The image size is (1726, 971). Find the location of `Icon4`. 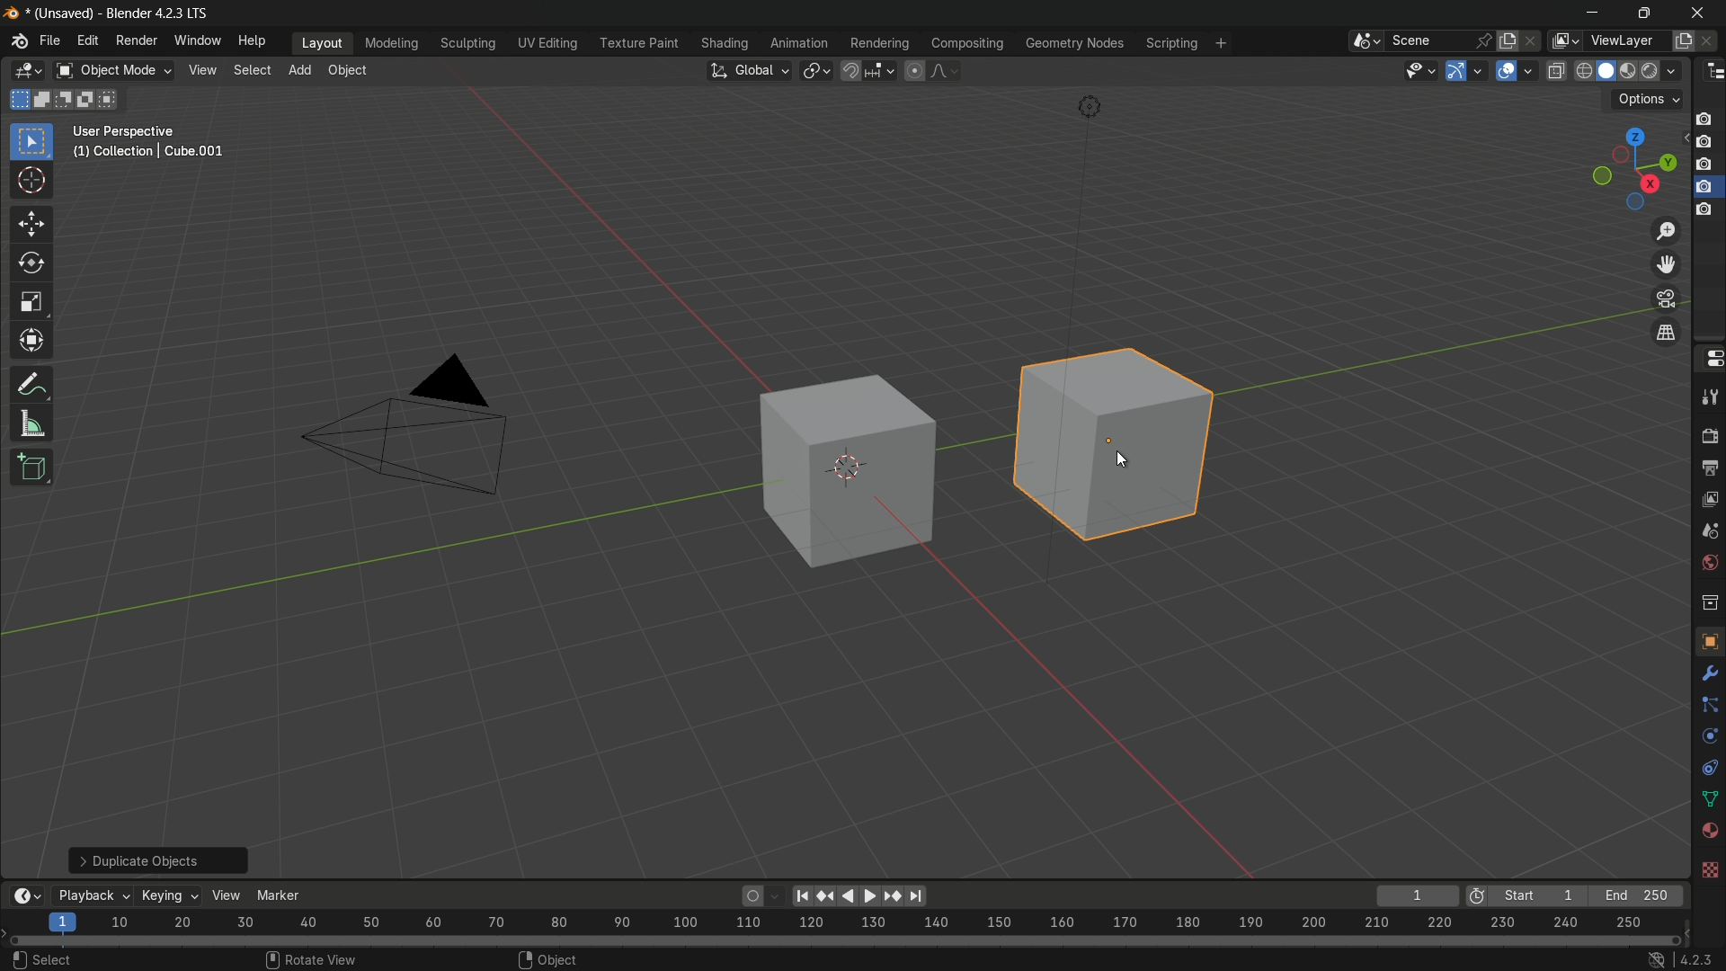

Icon4 is located at coordinates (1706, 203).